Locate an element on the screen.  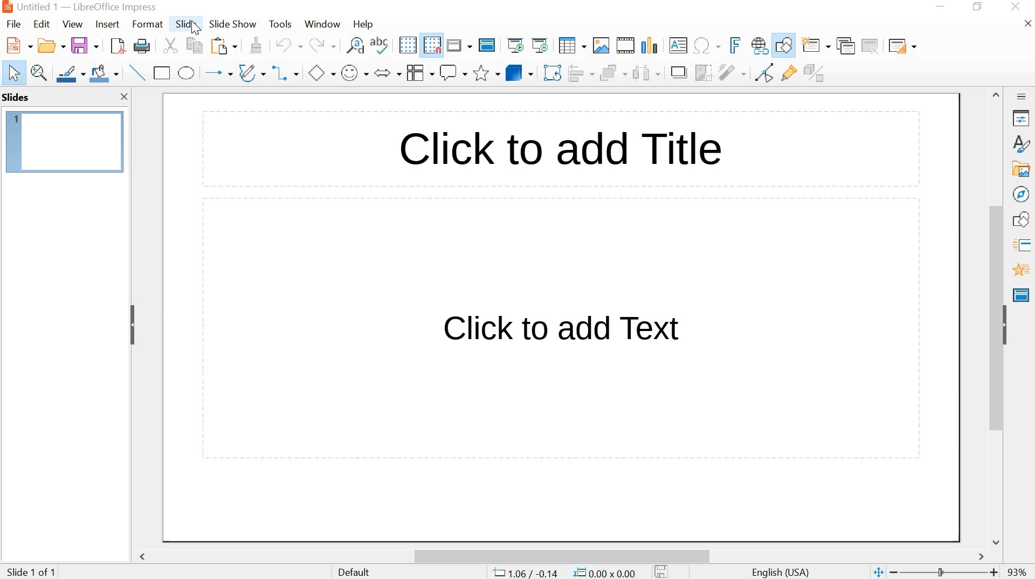
Shadow is located at coordinates (679, 72).